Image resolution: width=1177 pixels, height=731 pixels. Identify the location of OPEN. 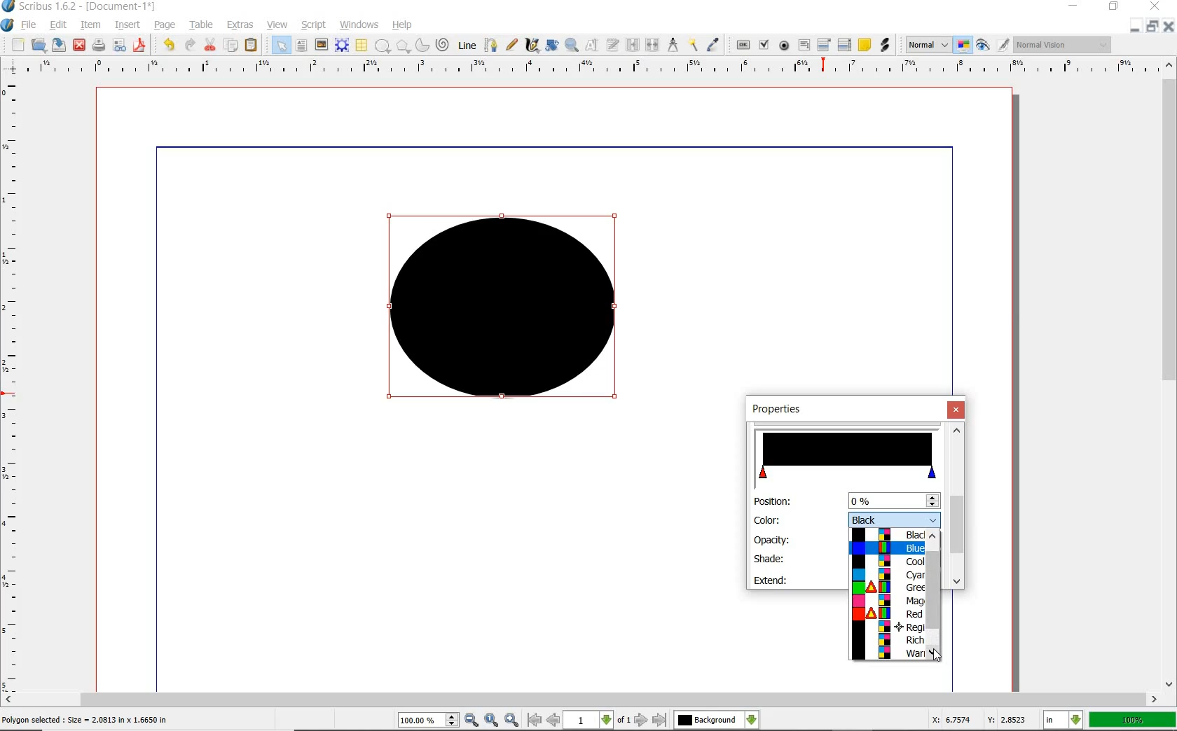
(39, 44).